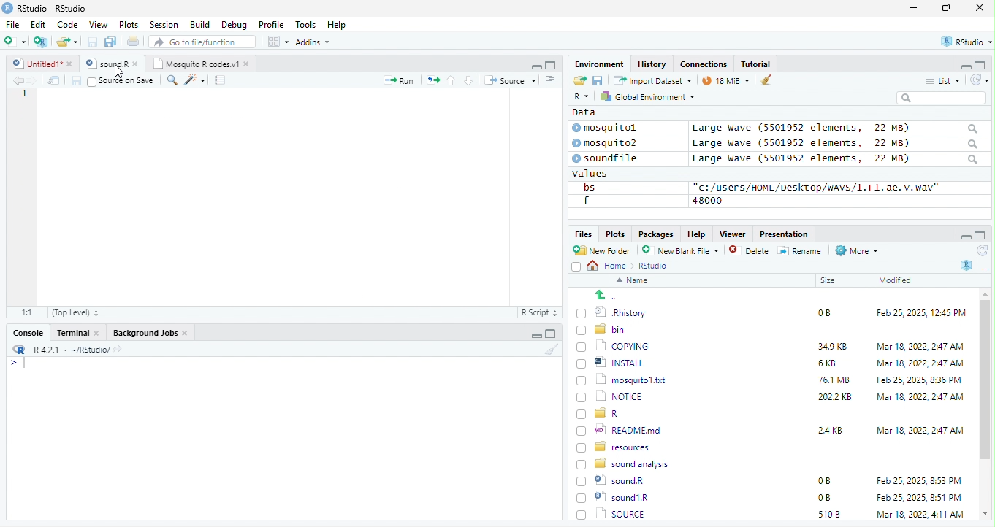  Describe the element at coordinates (836, 160) in the screenshot. I see `Large wave (5501952 elements, 22 MB)` at that location.